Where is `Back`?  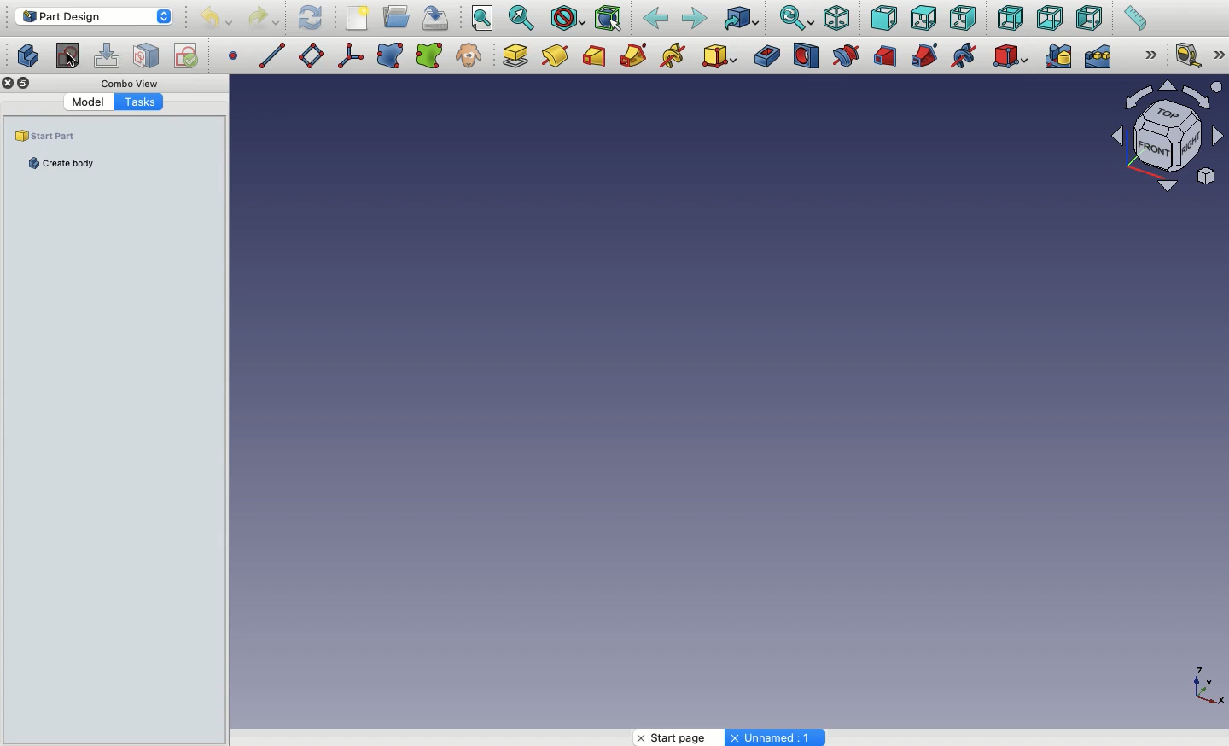
Back is located at coordinates (1011, 18).